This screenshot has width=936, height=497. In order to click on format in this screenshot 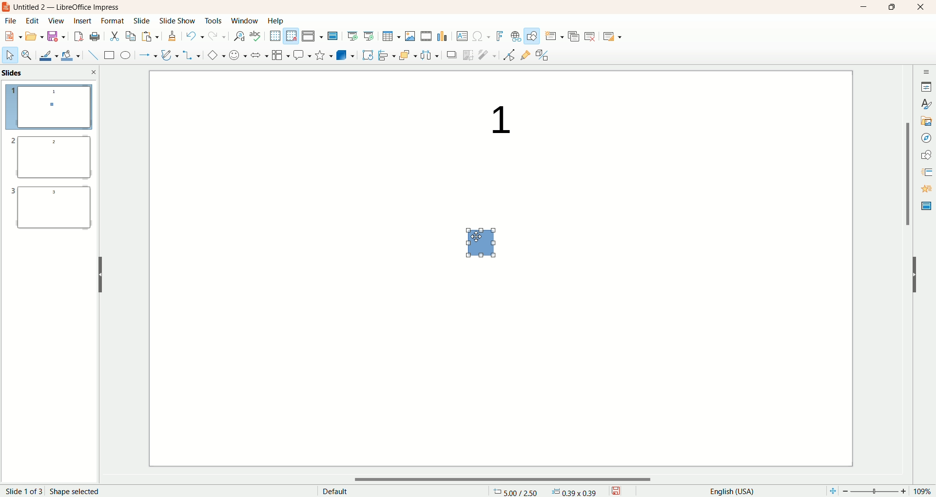, I will do `click(113, 20)`.